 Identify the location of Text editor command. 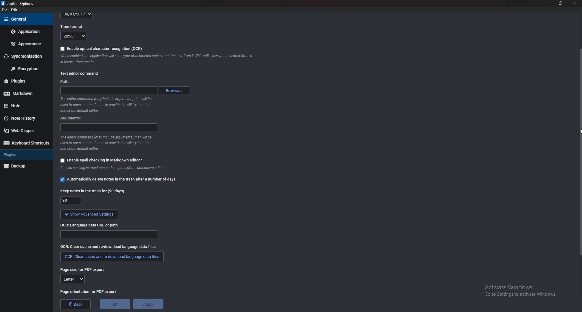
(84, 72).